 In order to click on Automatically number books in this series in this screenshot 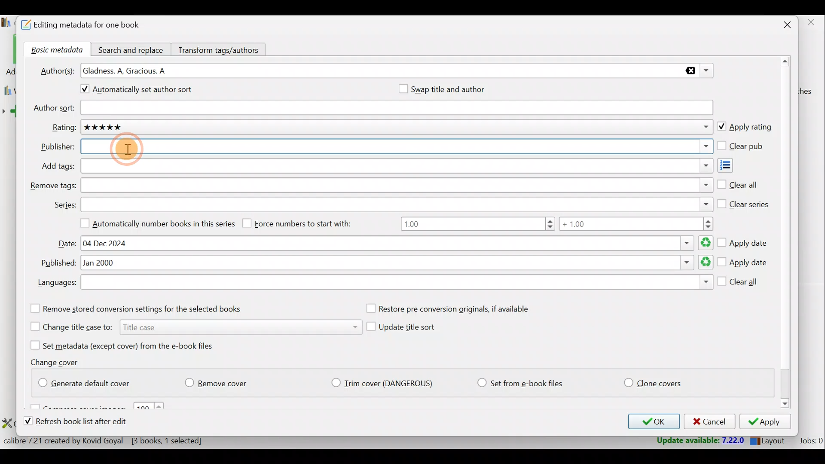, I will do `click(154, 223)`.